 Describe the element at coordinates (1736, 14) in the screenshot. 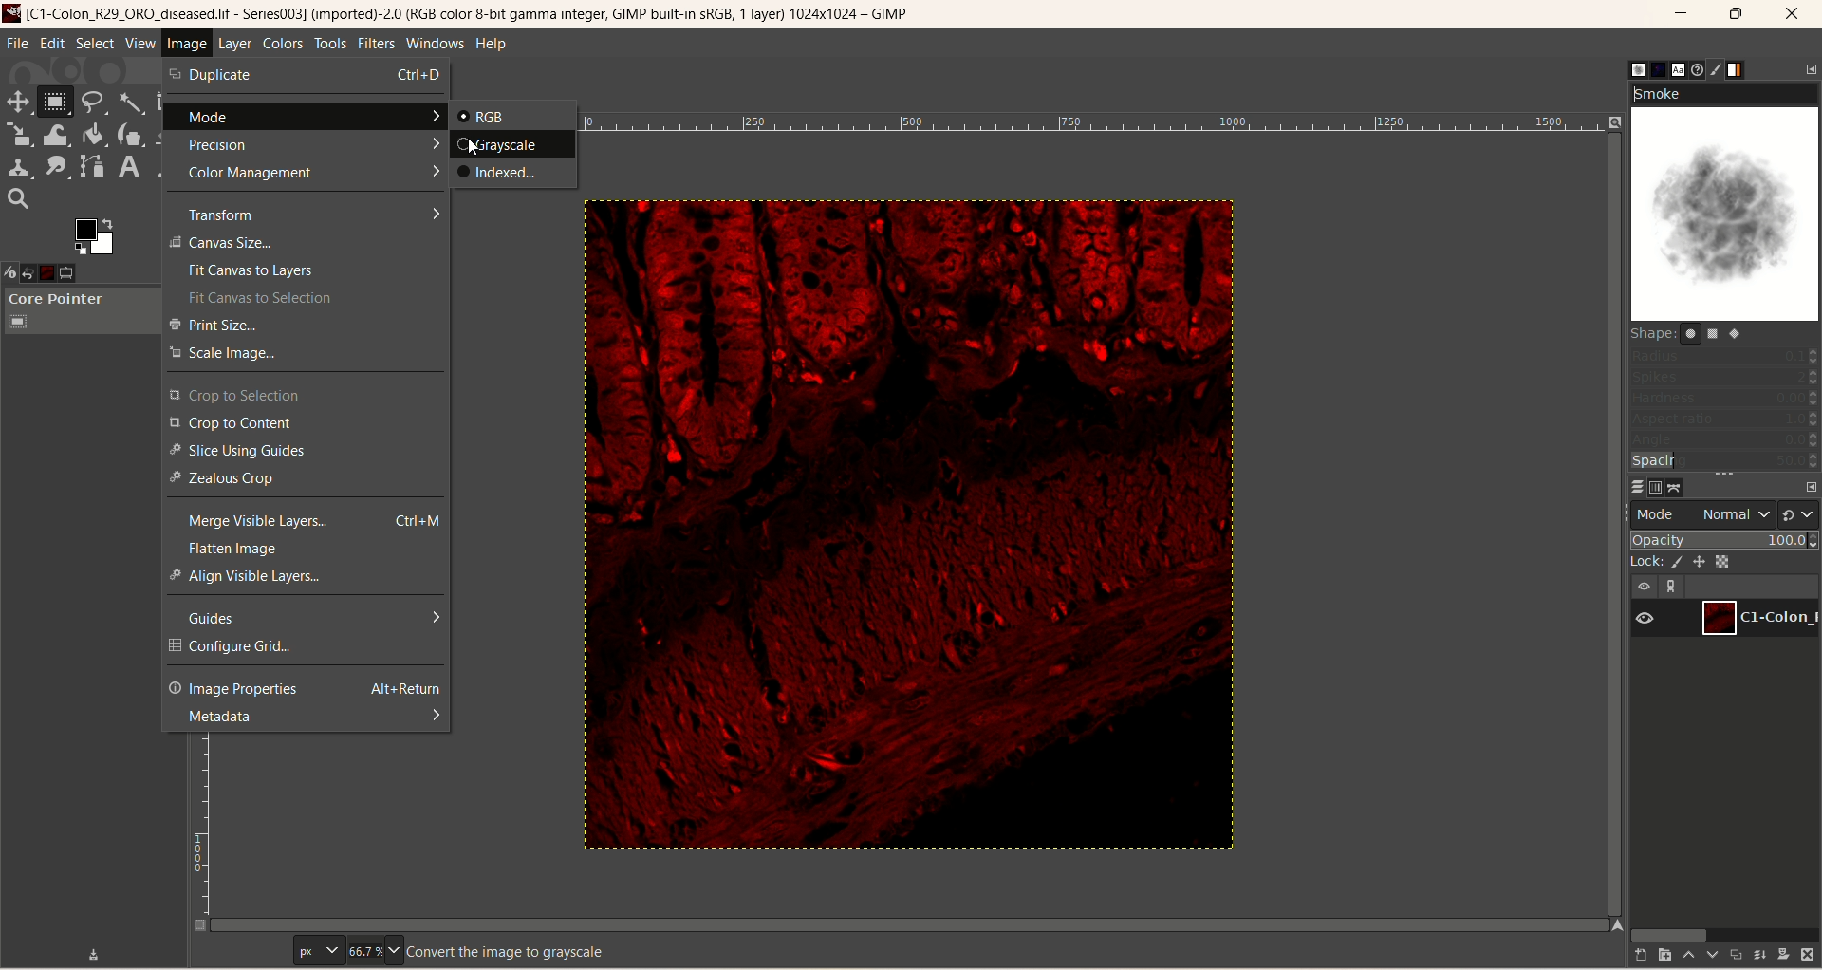

I see `maximize` at that location.